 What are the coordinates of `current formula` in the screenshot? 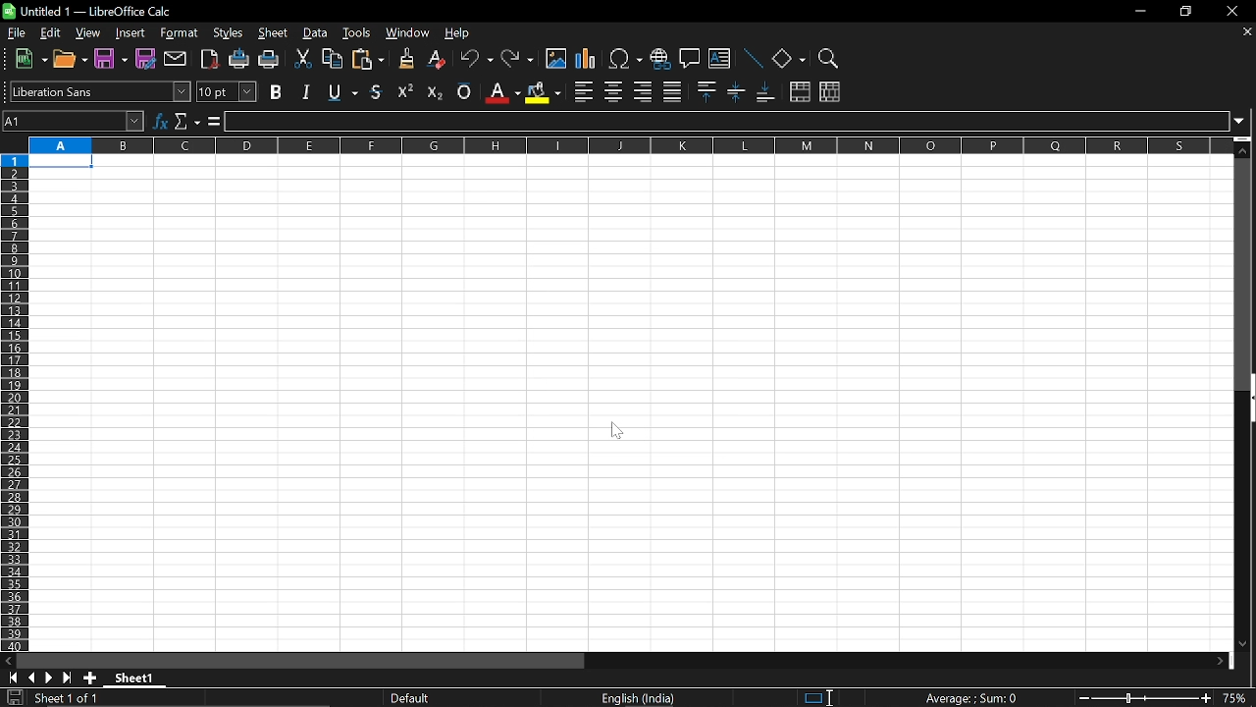 It's located at (971, 698).